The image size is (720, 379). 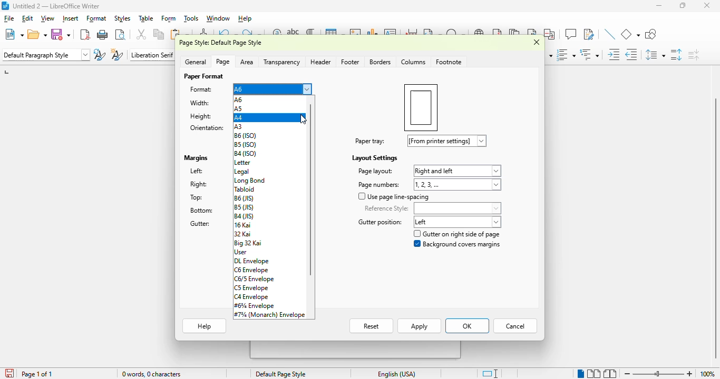 I want to click on B5 (JIS), so click(x=245, y=207).